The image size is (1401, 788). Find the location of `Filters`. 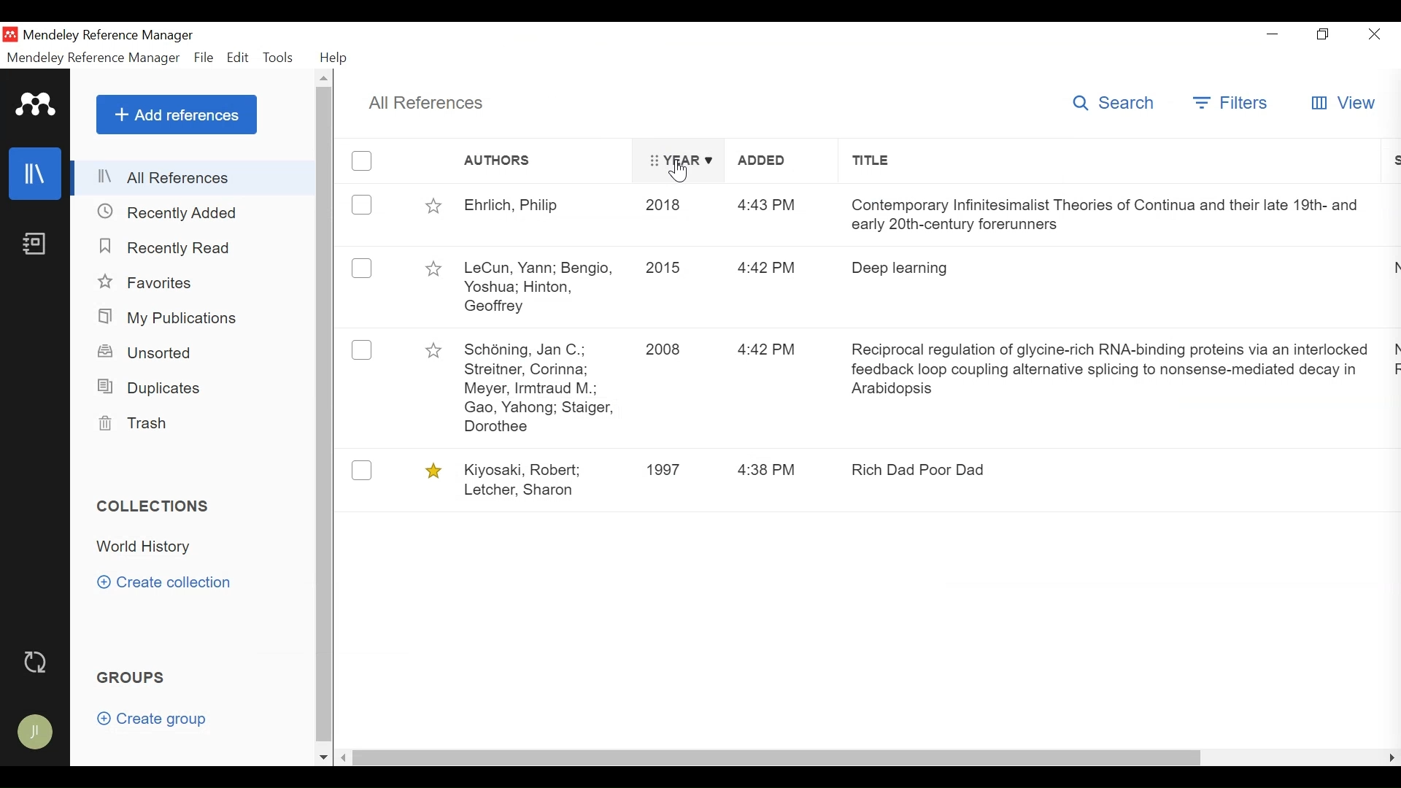

Filters is located at coordinates (1231, 102).